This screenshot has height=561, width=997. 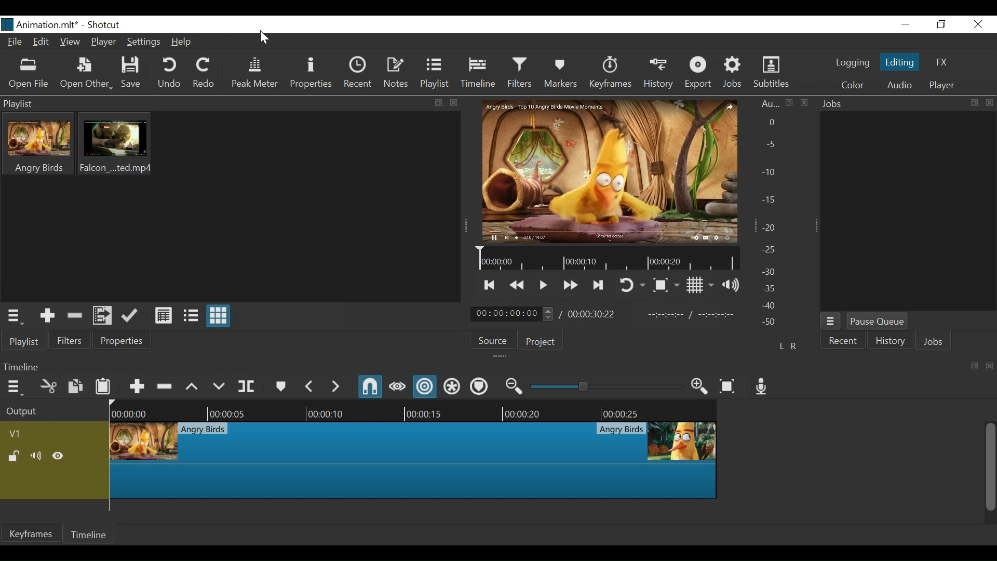 I want to click on Shotcut, so click(x=107, y=25).